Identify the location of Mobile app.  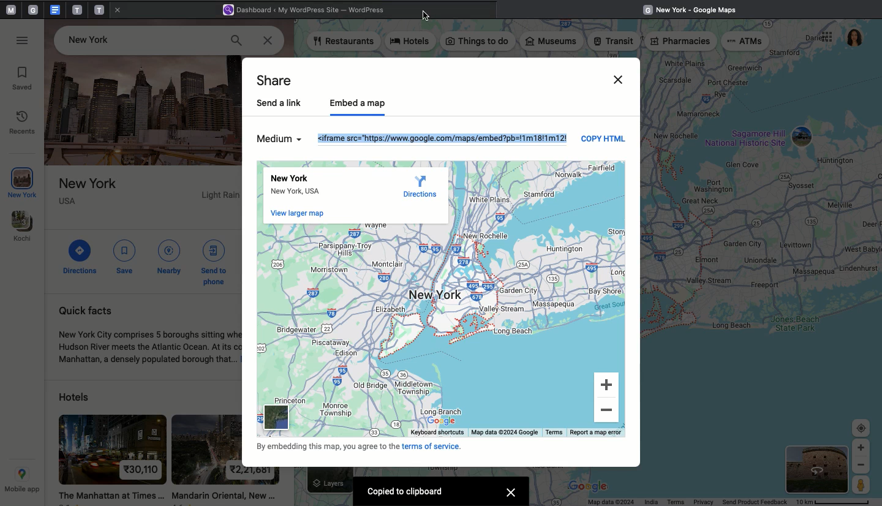
(21, 481).